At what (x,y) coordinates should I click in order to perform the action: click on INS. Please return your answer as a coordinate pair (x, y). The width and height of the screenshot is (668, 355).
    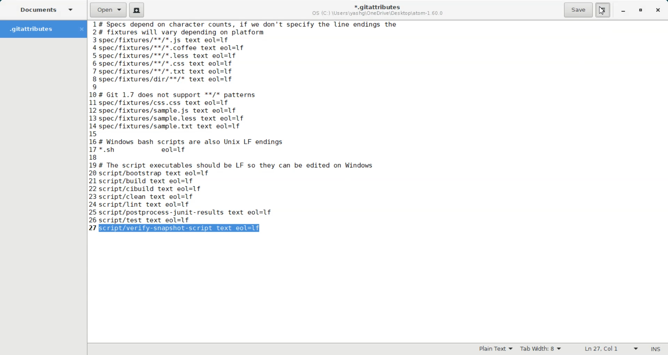
    Looking at the image, I should click on (655, 349).